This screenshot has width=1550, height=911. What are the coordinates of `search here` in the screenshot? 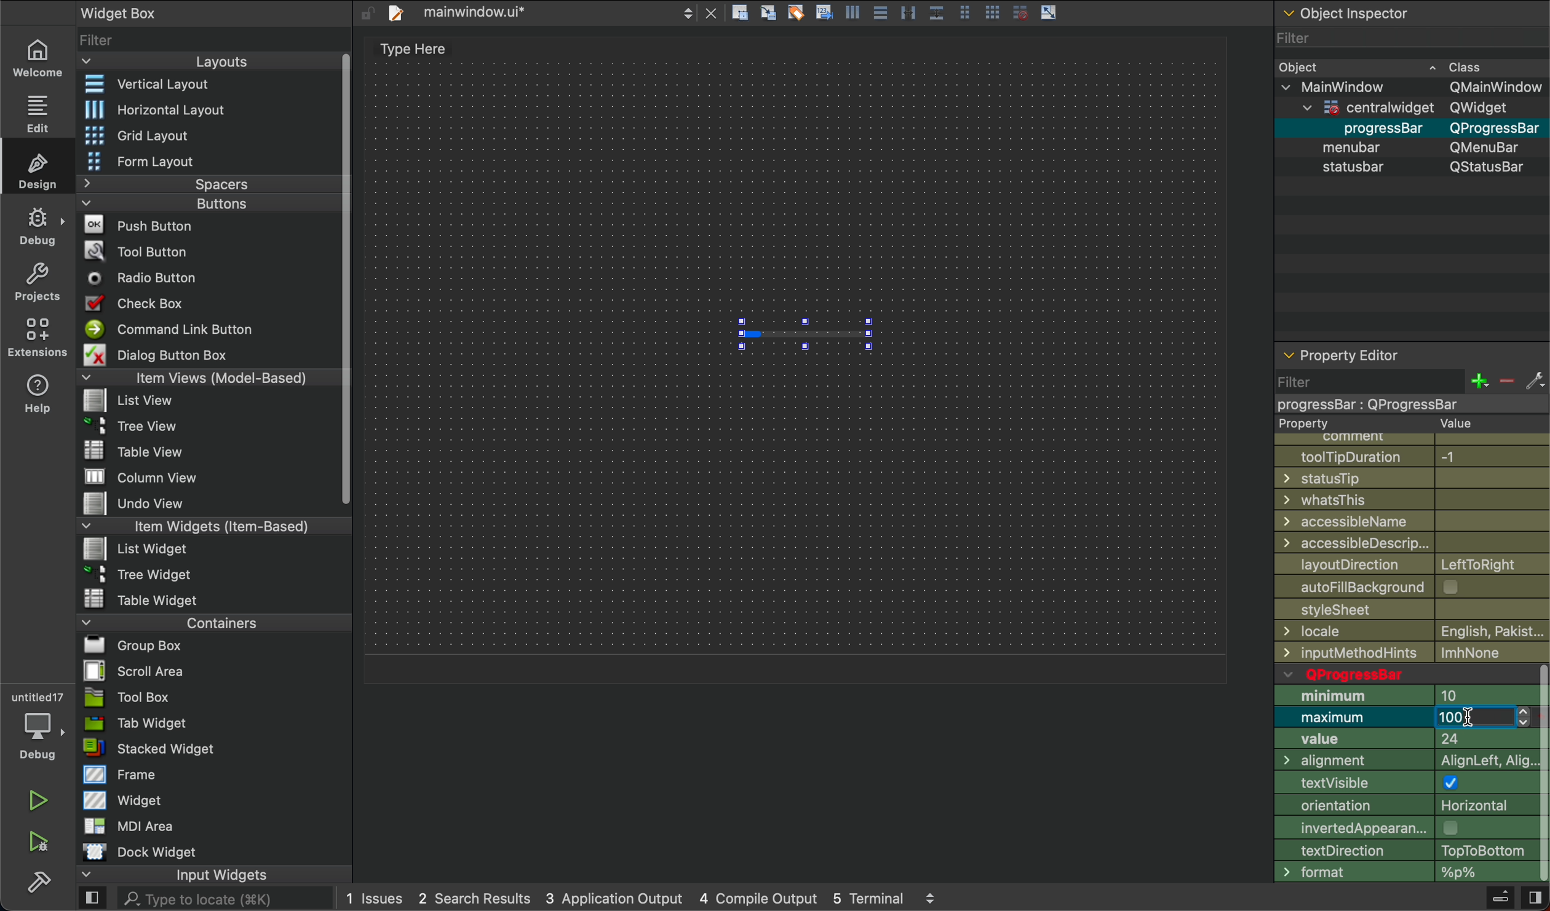 It's located at (224, 899).